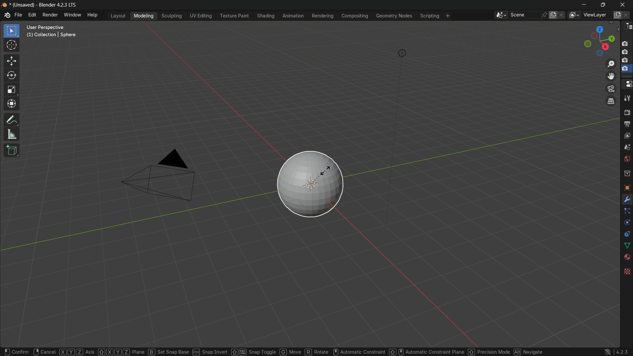 This screenshot has height=356, width=633. What do you see at coordinates (596, 41) in the screenshot?
I see `rotate or preset viewpoint` at bounding box center [596, 41].